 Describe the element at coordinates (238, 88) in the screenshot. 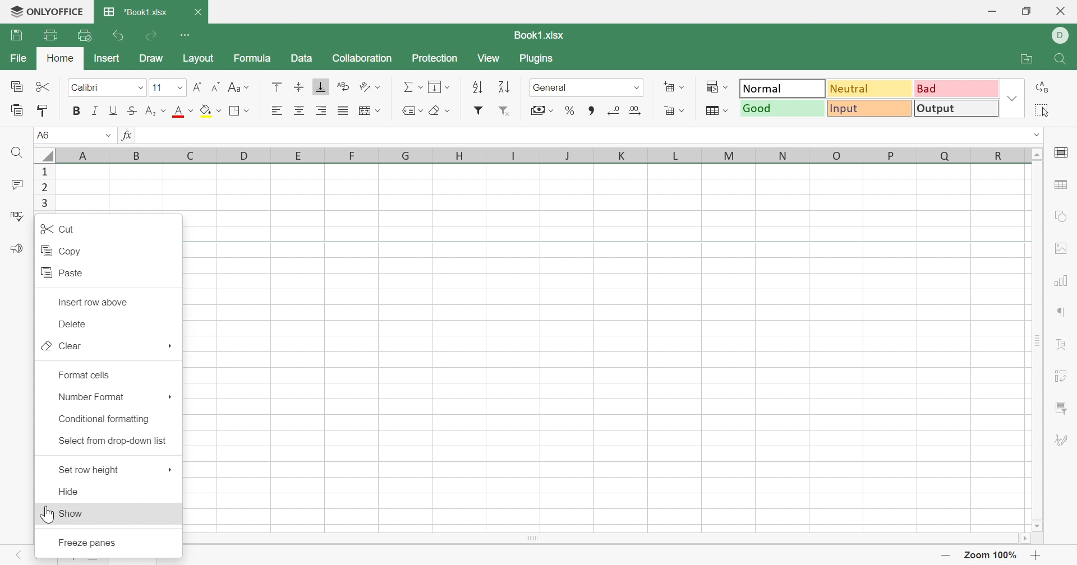

I see `Change case` at that location.